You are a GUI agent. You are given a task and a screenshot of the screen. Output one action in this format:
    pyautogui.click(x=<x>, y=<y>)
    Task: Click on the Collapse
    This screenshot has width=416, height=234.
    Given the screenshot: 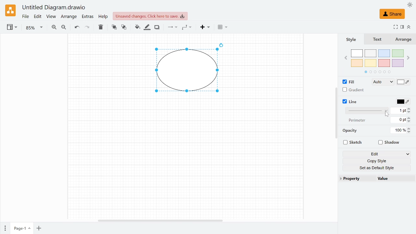 What is the action you would take?
    pyautogui.click(x=408, y=27)
    